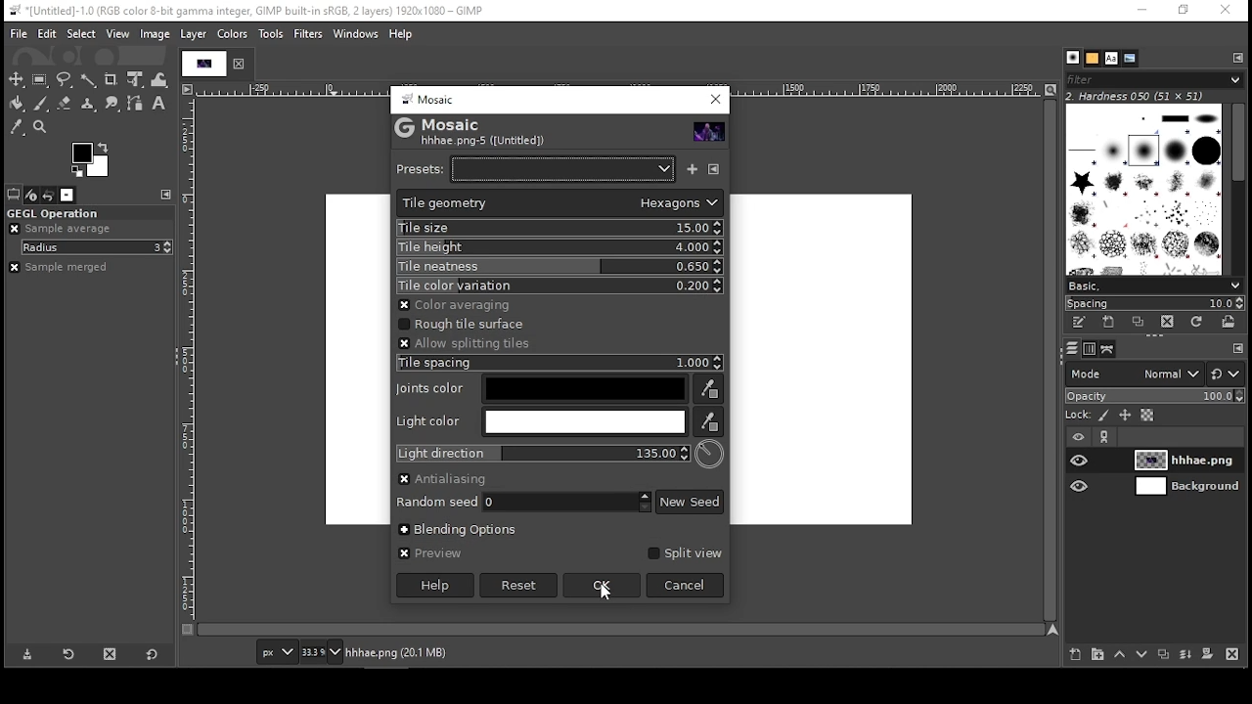 The width and height of the screenshot is (1252, 704). What do you see at coordinates (446, 479) in the screenshot?
I see `anti aliasing` at bounding box center [446, 479].